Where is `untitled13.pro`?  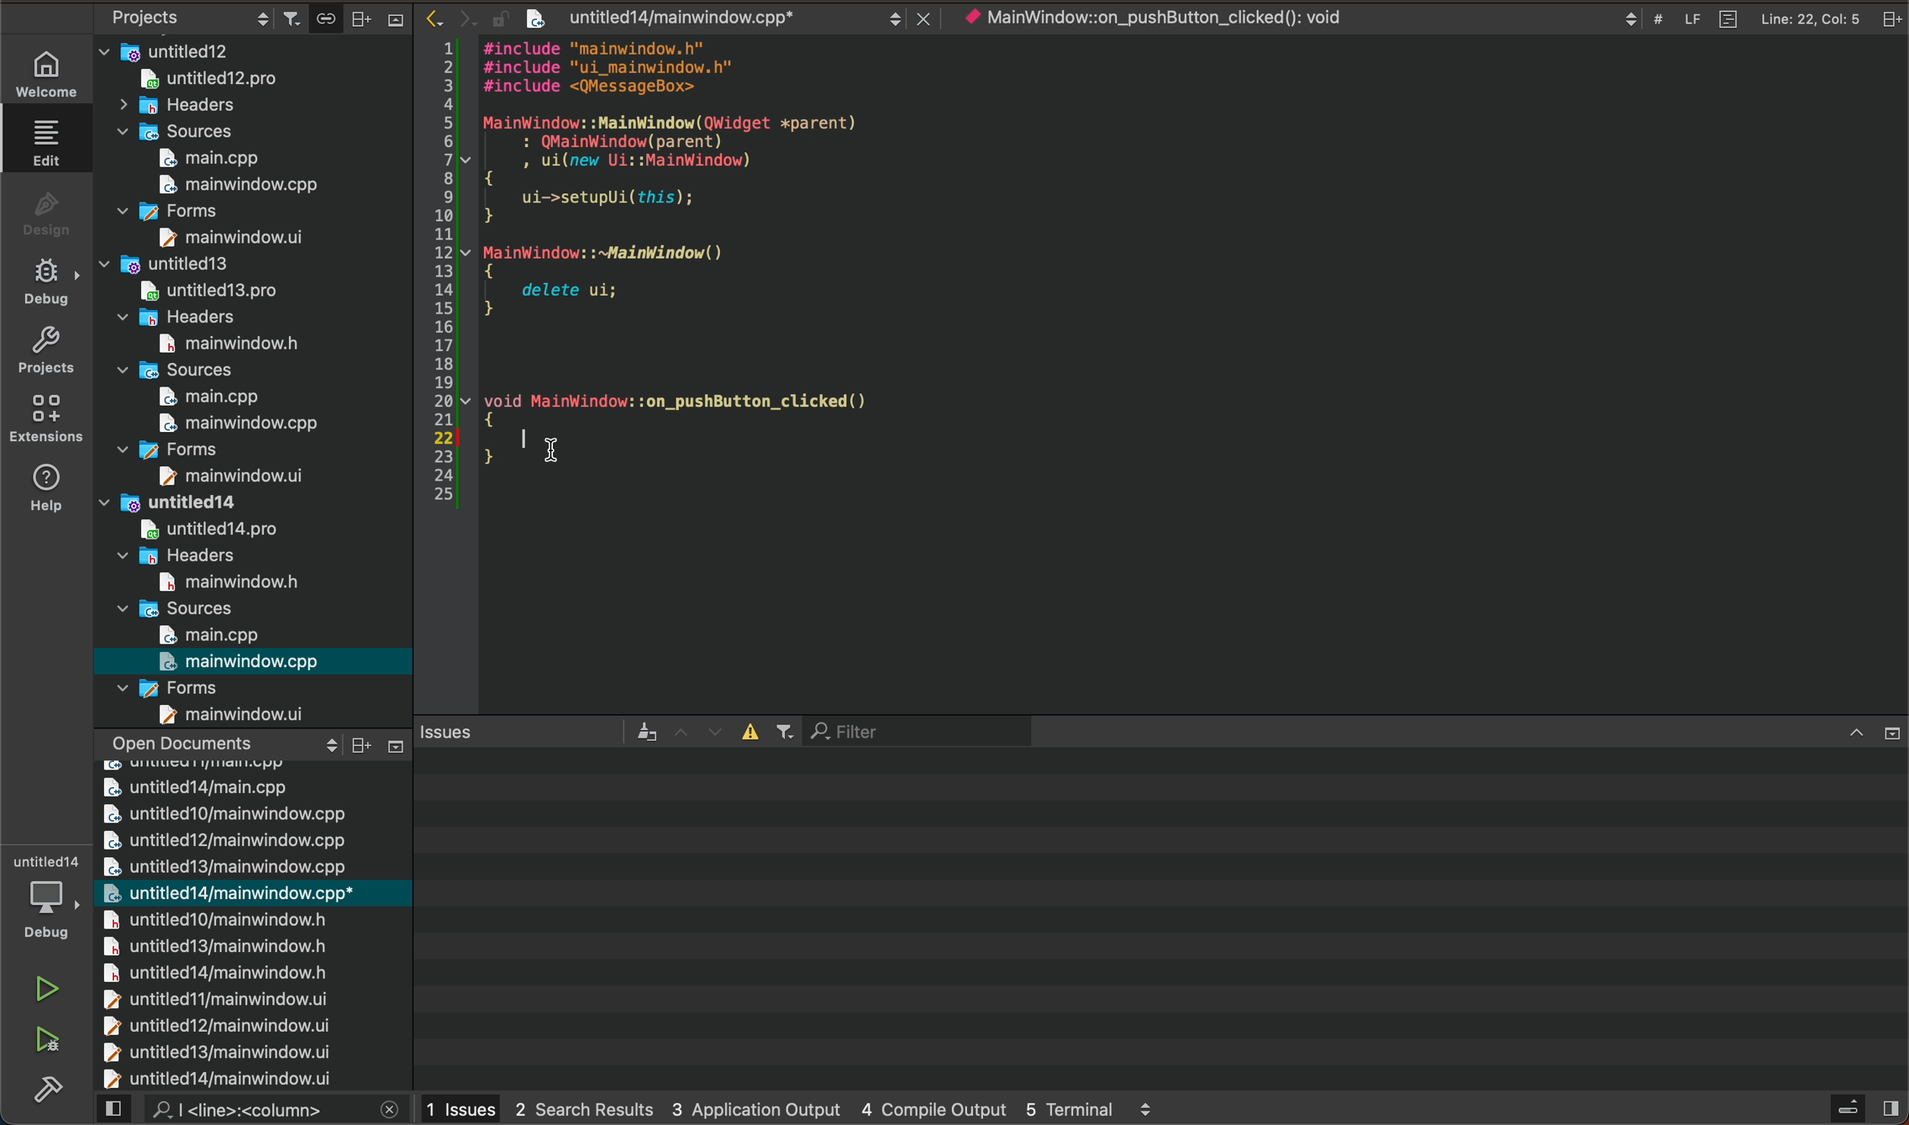
untitled13.pro is located at coordinates (205, 290).